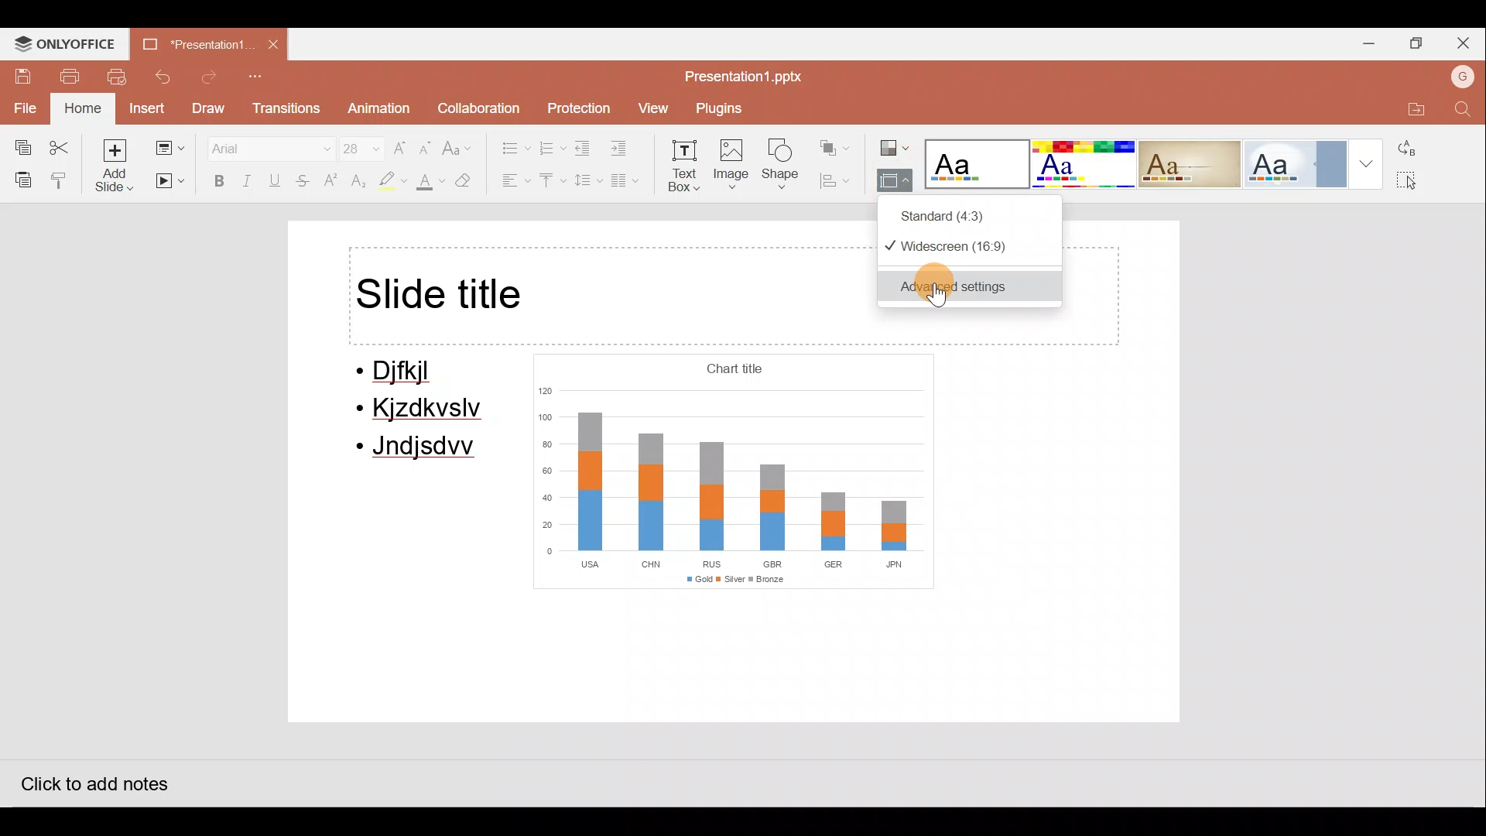  What do you see at coordinates (686, 169) in the screenshot?
I see `Text box` at bounding box center [686, 169].